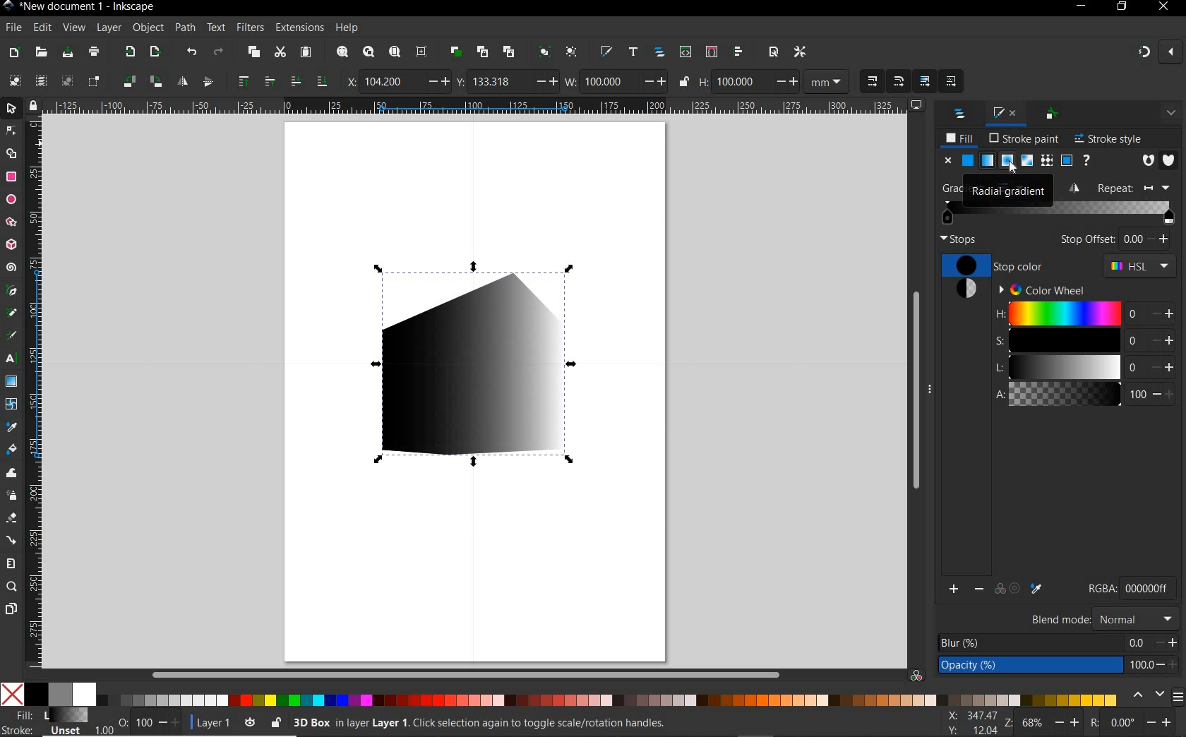  Describe the element at coordinates (482, 359) in the screenshot. I see `SELECTED OBJECT` at that location.